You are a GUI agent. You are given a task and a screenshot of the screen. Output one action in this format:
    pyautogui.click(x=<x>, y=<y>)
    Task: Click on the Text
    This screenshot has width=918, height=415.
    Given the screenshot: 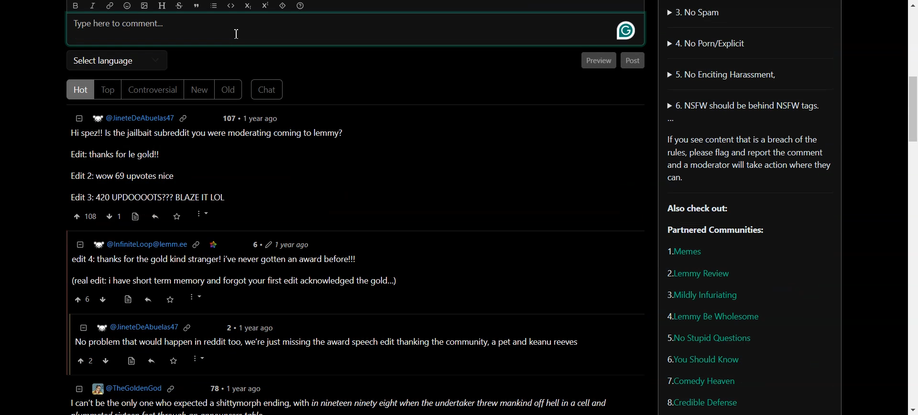 What is the action you would take?
    pyautogui.click(x=201, y=135)
    